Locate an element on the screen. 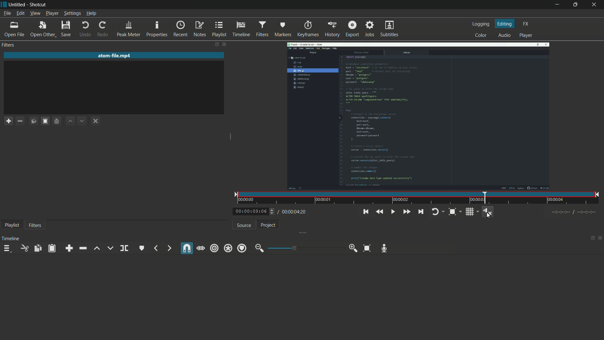 This screenshot has width=604, height=340. show volume control is located at coordinates (488, 211).